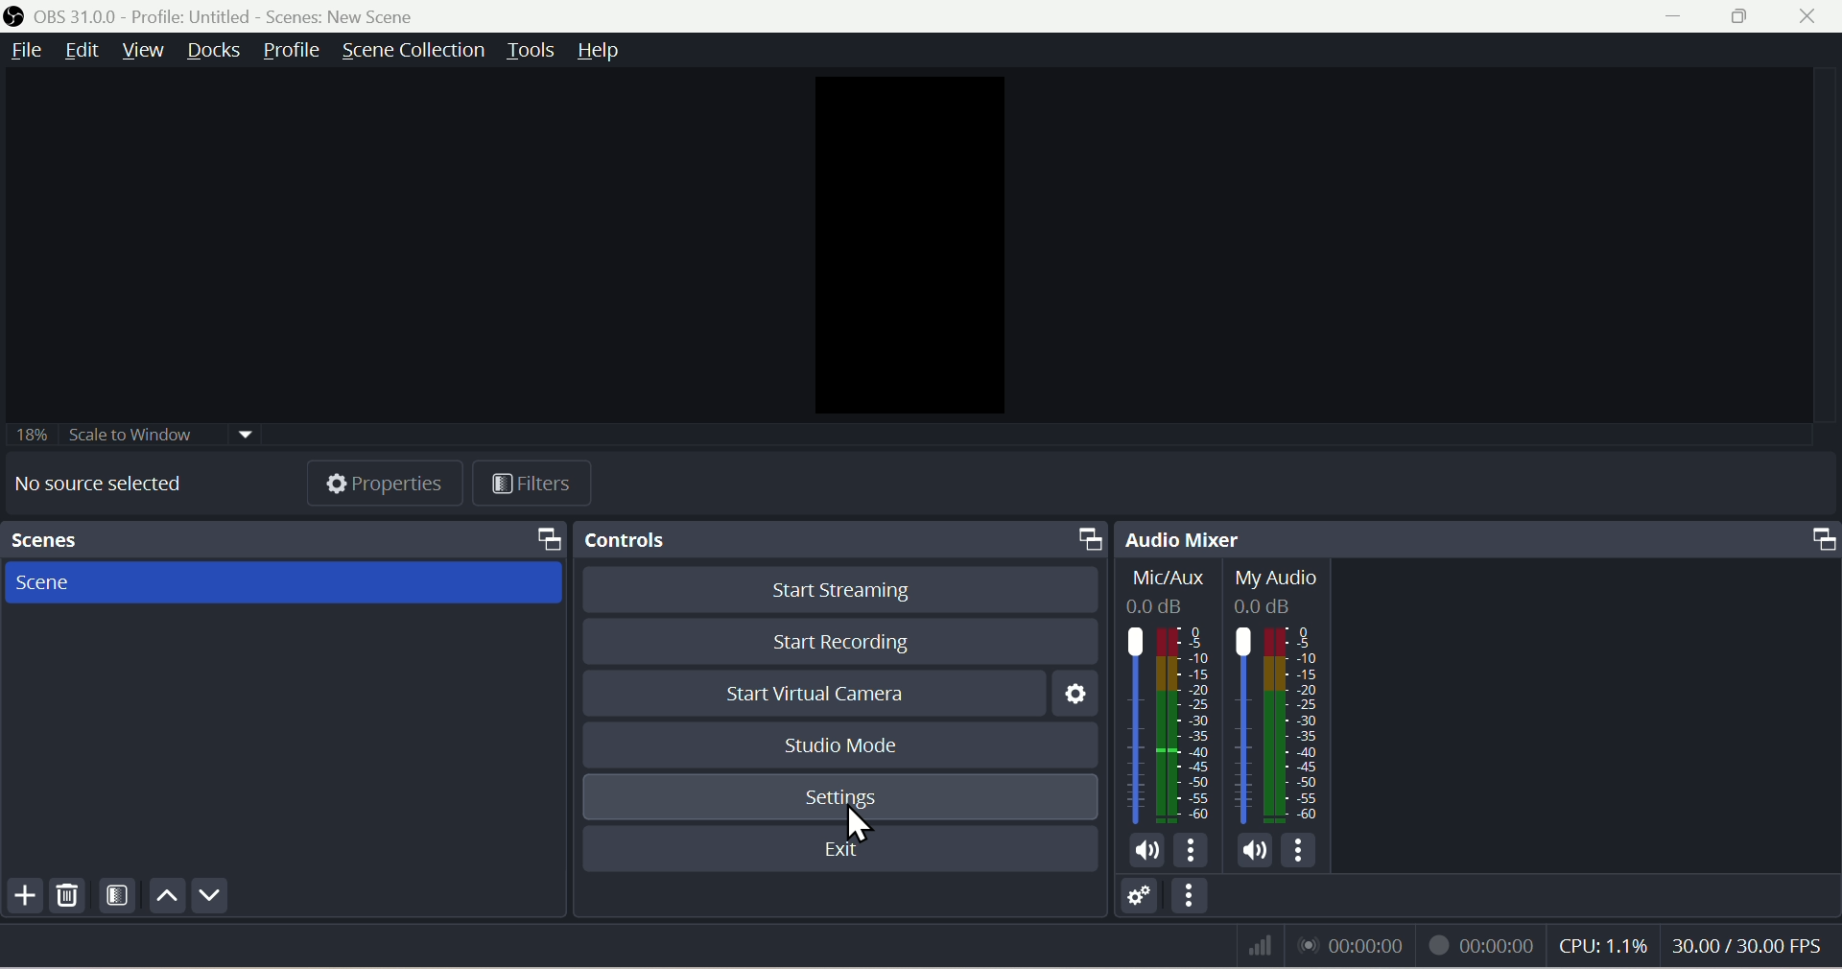  What do you see at coordinates (843, 847) in the screenshot?
I see `Exit` at bounding box center [843, 847].